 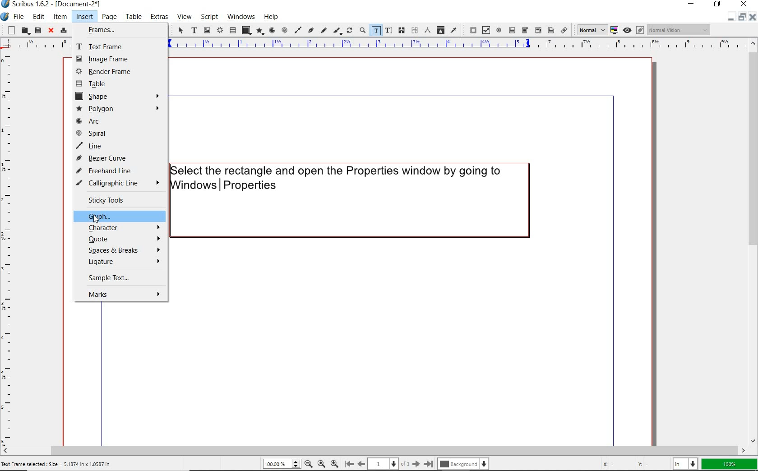 What do you see at coordinates (63, 30) in the screenshot?
I see `print` at bounding box center [63, 30].